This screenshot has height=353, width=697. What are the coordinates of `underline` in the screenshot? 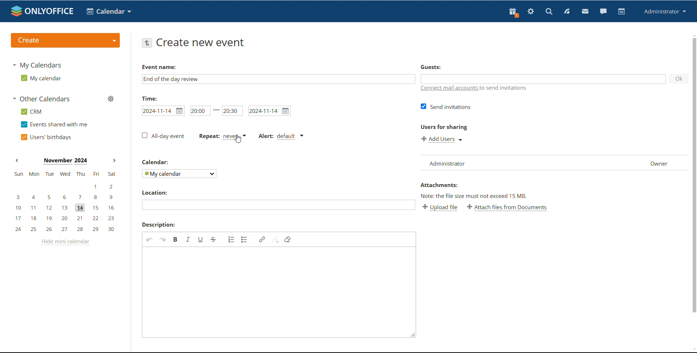 It's located at (201, 239).